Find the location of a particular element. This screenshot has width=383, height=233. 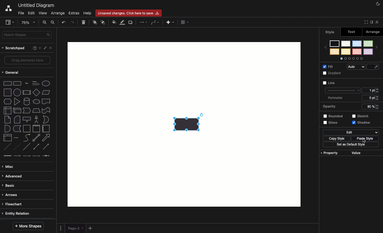

list item is located at coordinates (16, 137).